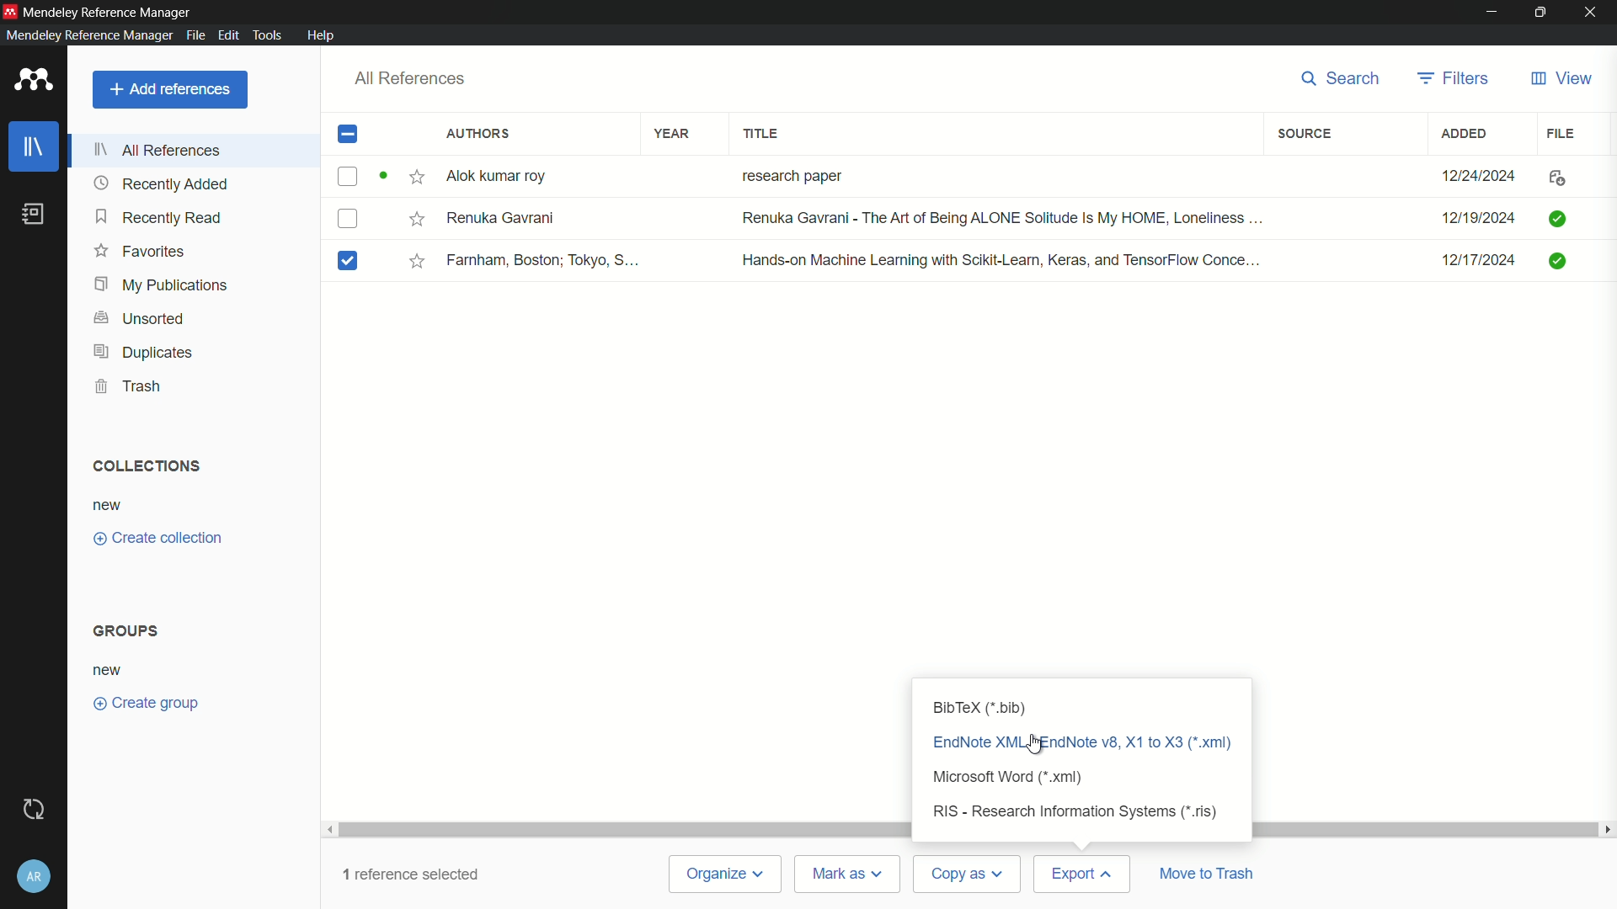 The height and width of the screenshot is (909, 1617). Describe the element at coordinates (35, 147) in the screenshot. I see `library` at that location.